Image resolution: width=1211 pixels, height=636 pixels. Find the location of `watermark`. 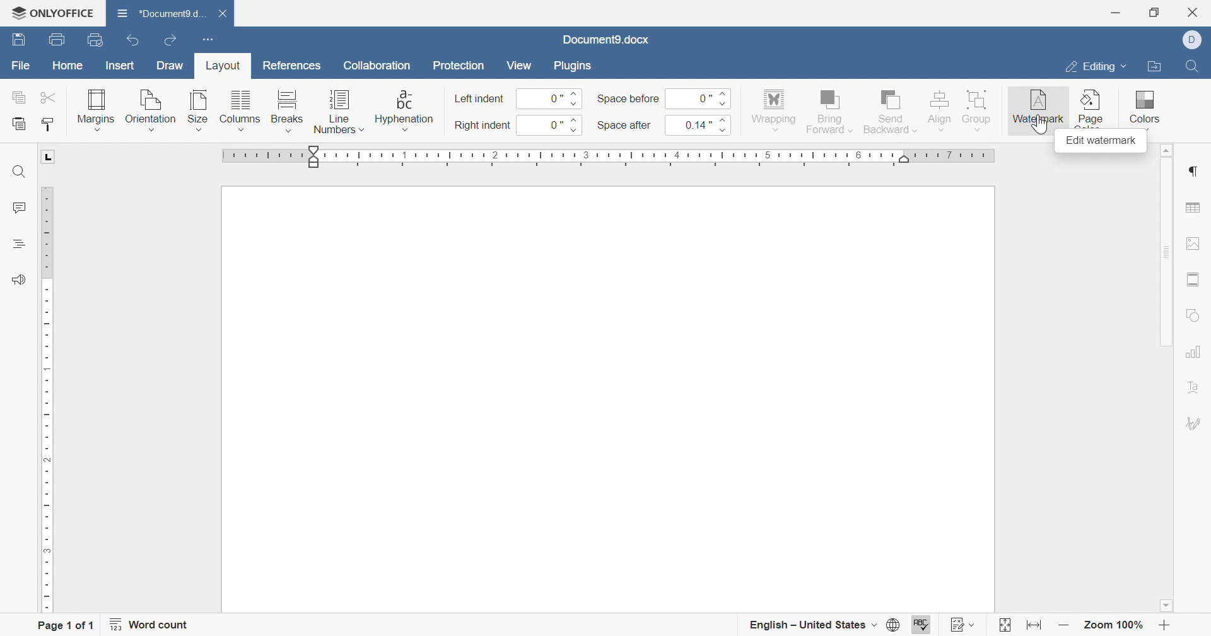

watermark is located at coordinates (1037, 107).